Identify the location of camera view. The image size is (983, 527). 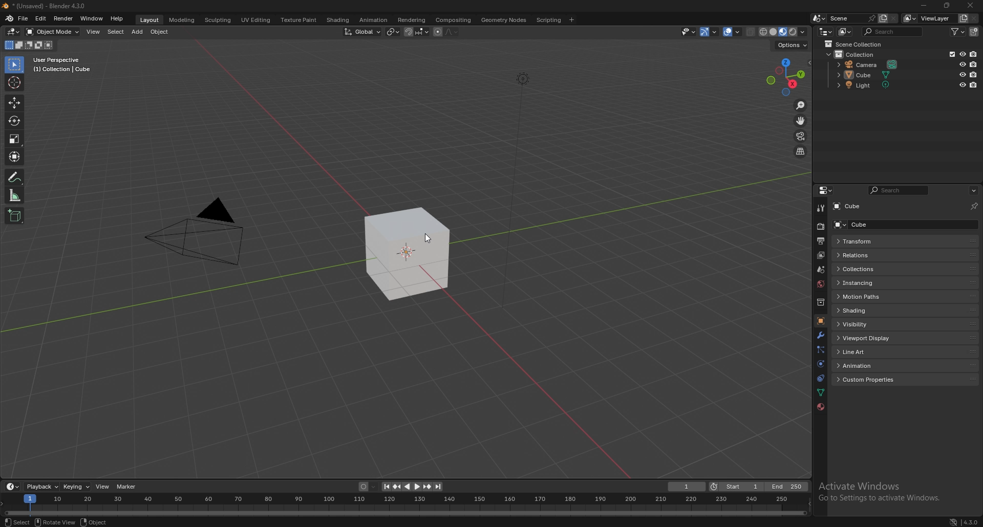
(801, 136).